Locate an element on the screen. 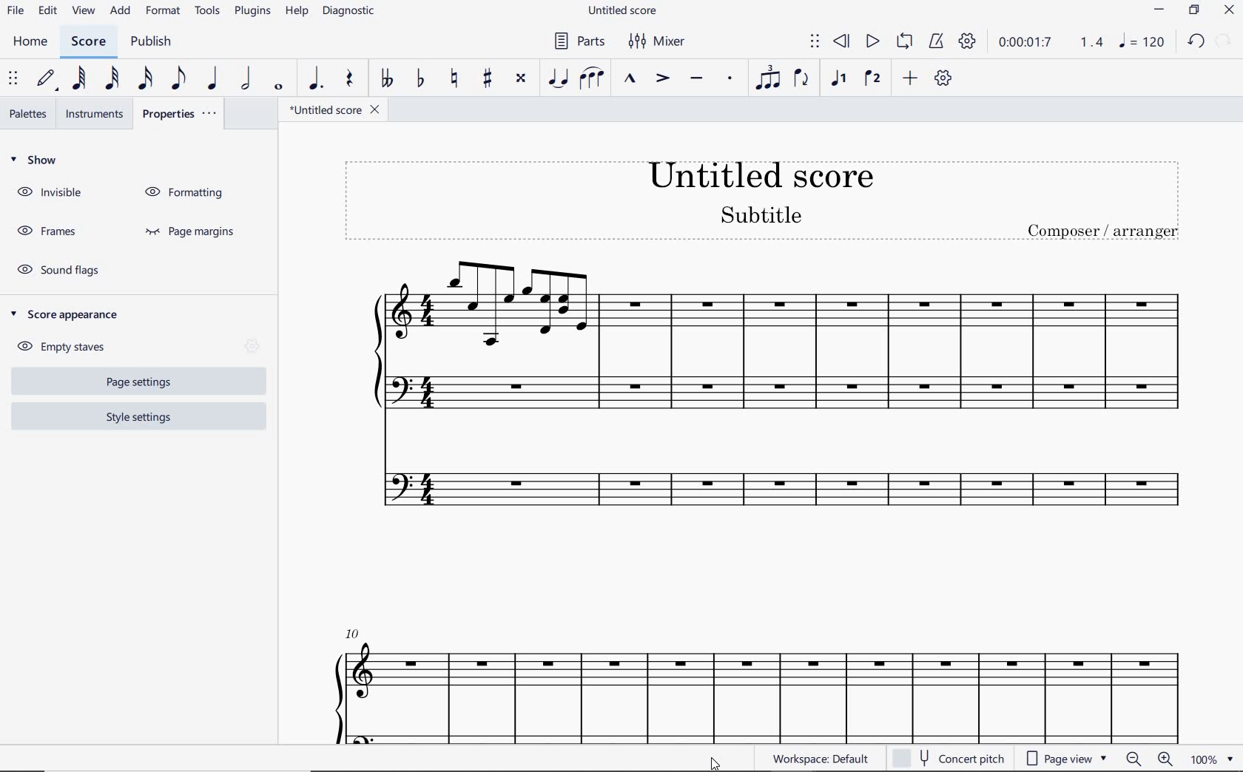 Image resolution: width=1243 pixels, height=772 pixels. HALF NOTE is located at coordinates (247, 78).